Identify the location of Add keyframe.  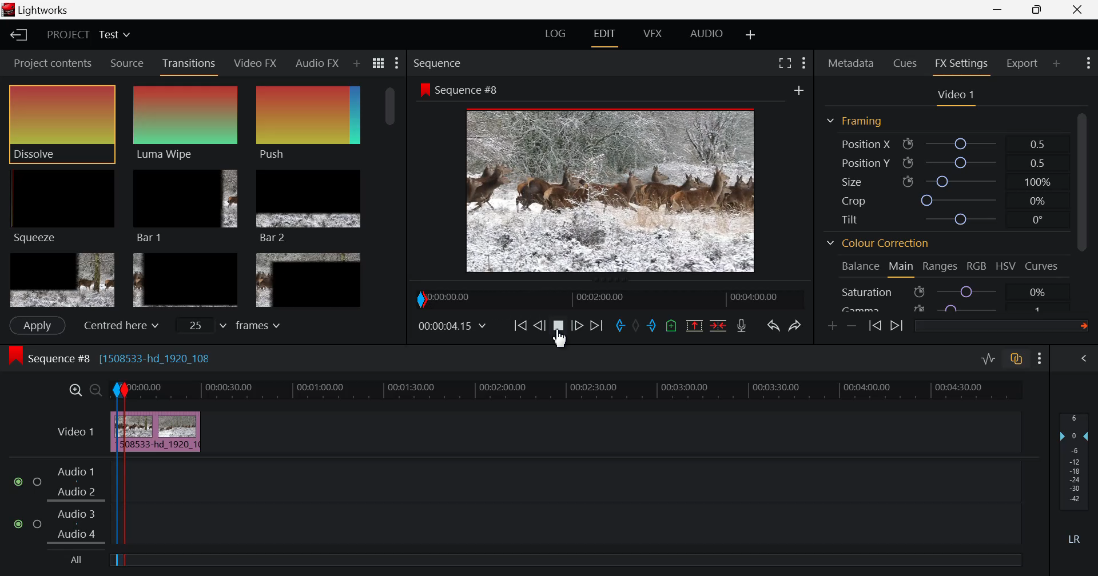
(834, 326).